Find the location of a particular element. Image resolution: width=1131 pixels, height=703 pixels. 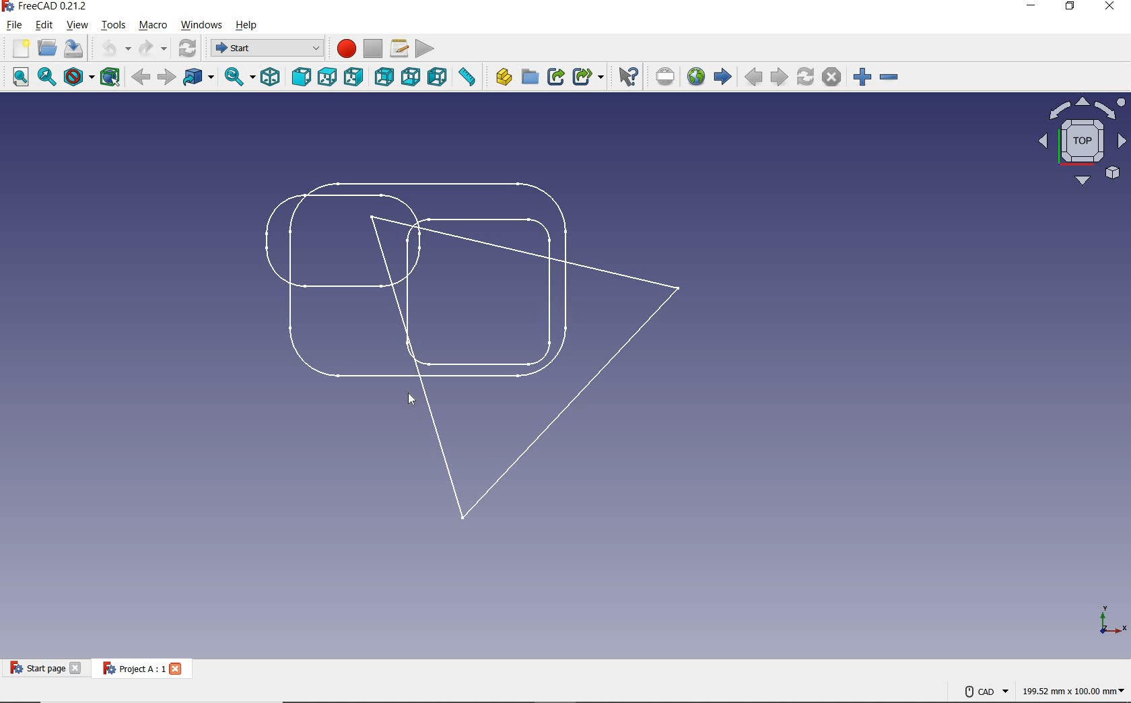

ZOOM IN is located at coordinates (858, 76).